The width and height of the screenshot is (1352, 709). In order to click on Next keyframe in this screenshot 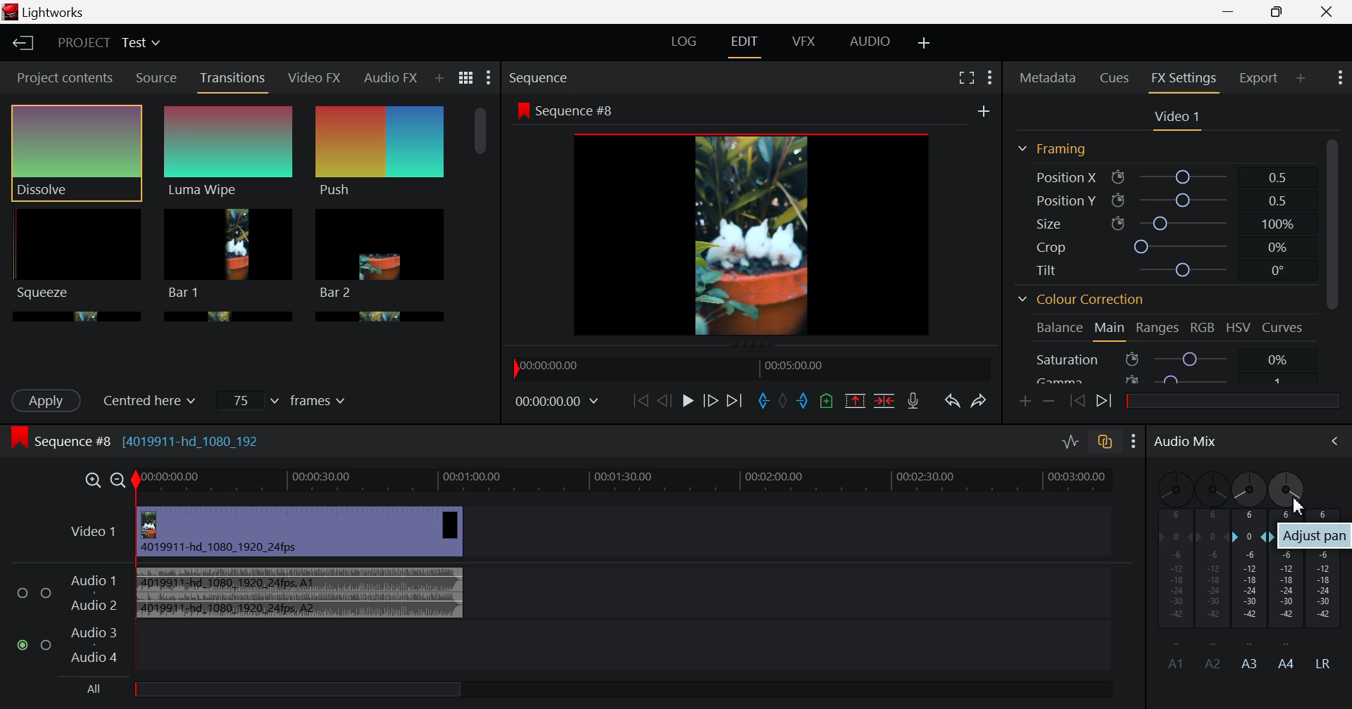, I will do `click(1104, 402)`.